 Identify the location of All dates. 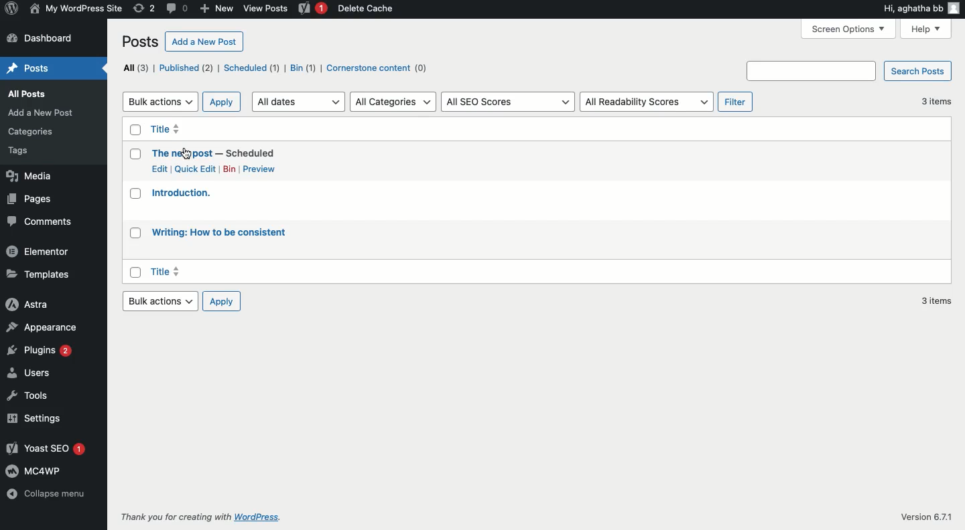
(298, 101).